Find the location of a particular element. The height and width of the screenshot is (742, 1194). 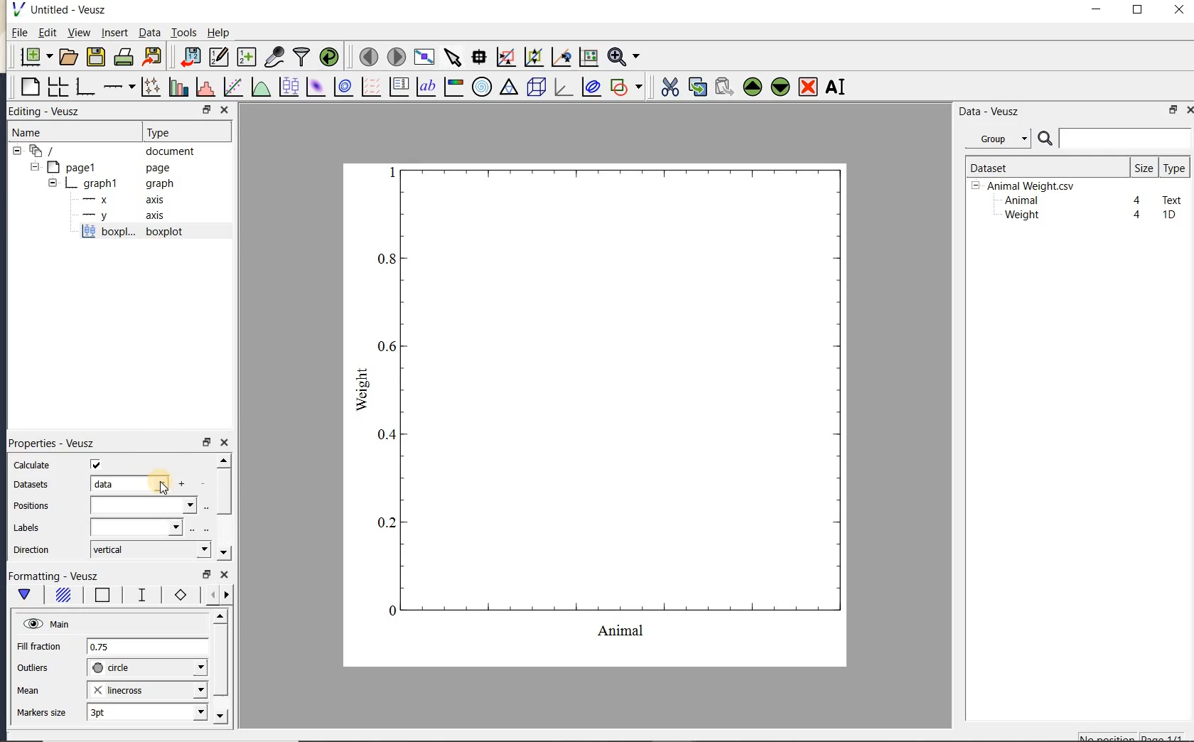

4 is located at coordinates (1138, 201).